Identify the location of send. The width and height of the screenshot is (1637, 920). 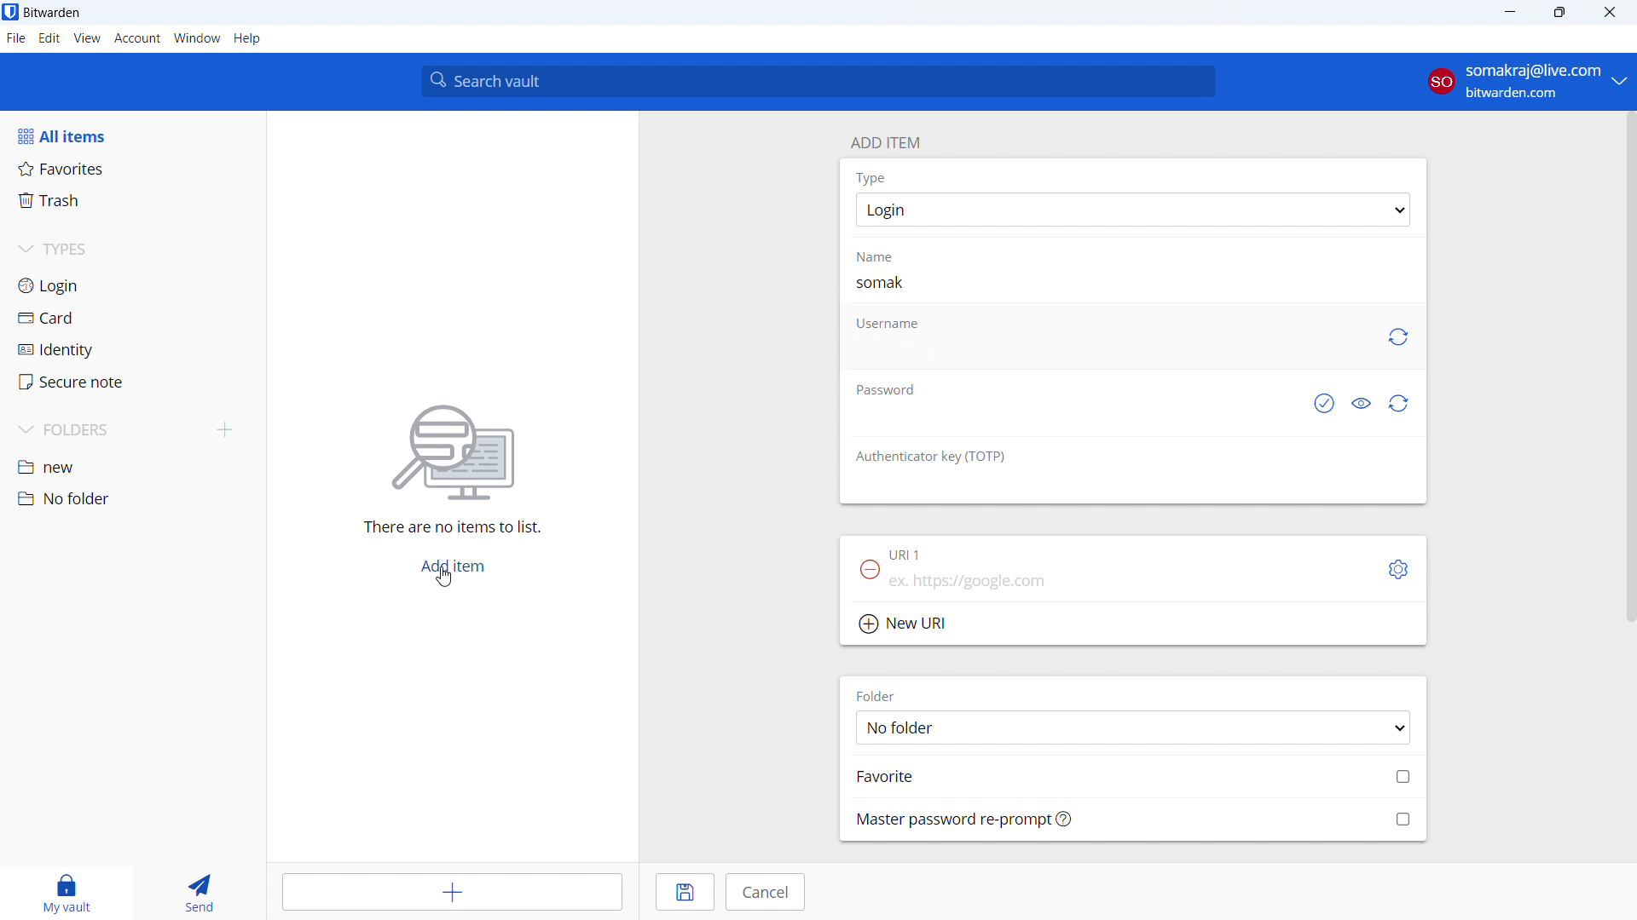
(197, 893).